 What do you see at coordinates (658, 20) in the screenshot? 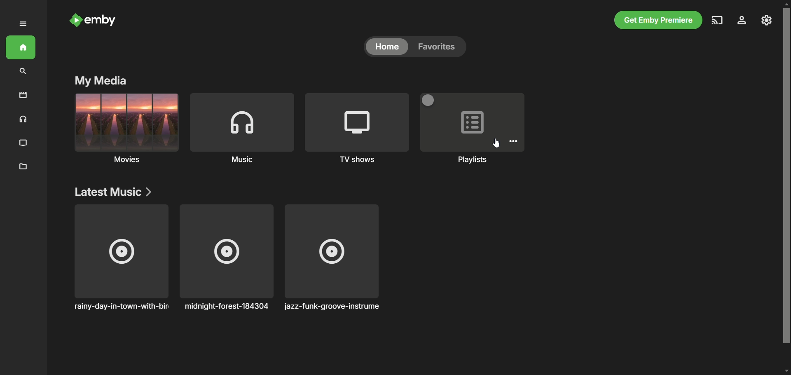
I see `get emby premiere` at bounding box center [658, 20].